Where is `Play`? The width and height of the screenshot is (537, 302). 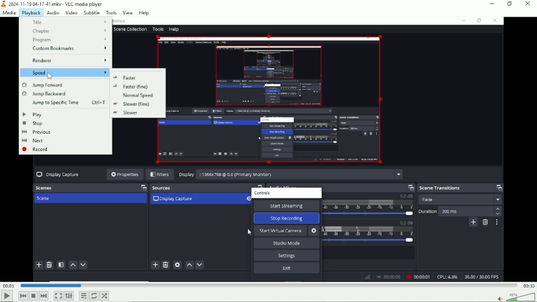
Play is located at coordinates (6, 298).